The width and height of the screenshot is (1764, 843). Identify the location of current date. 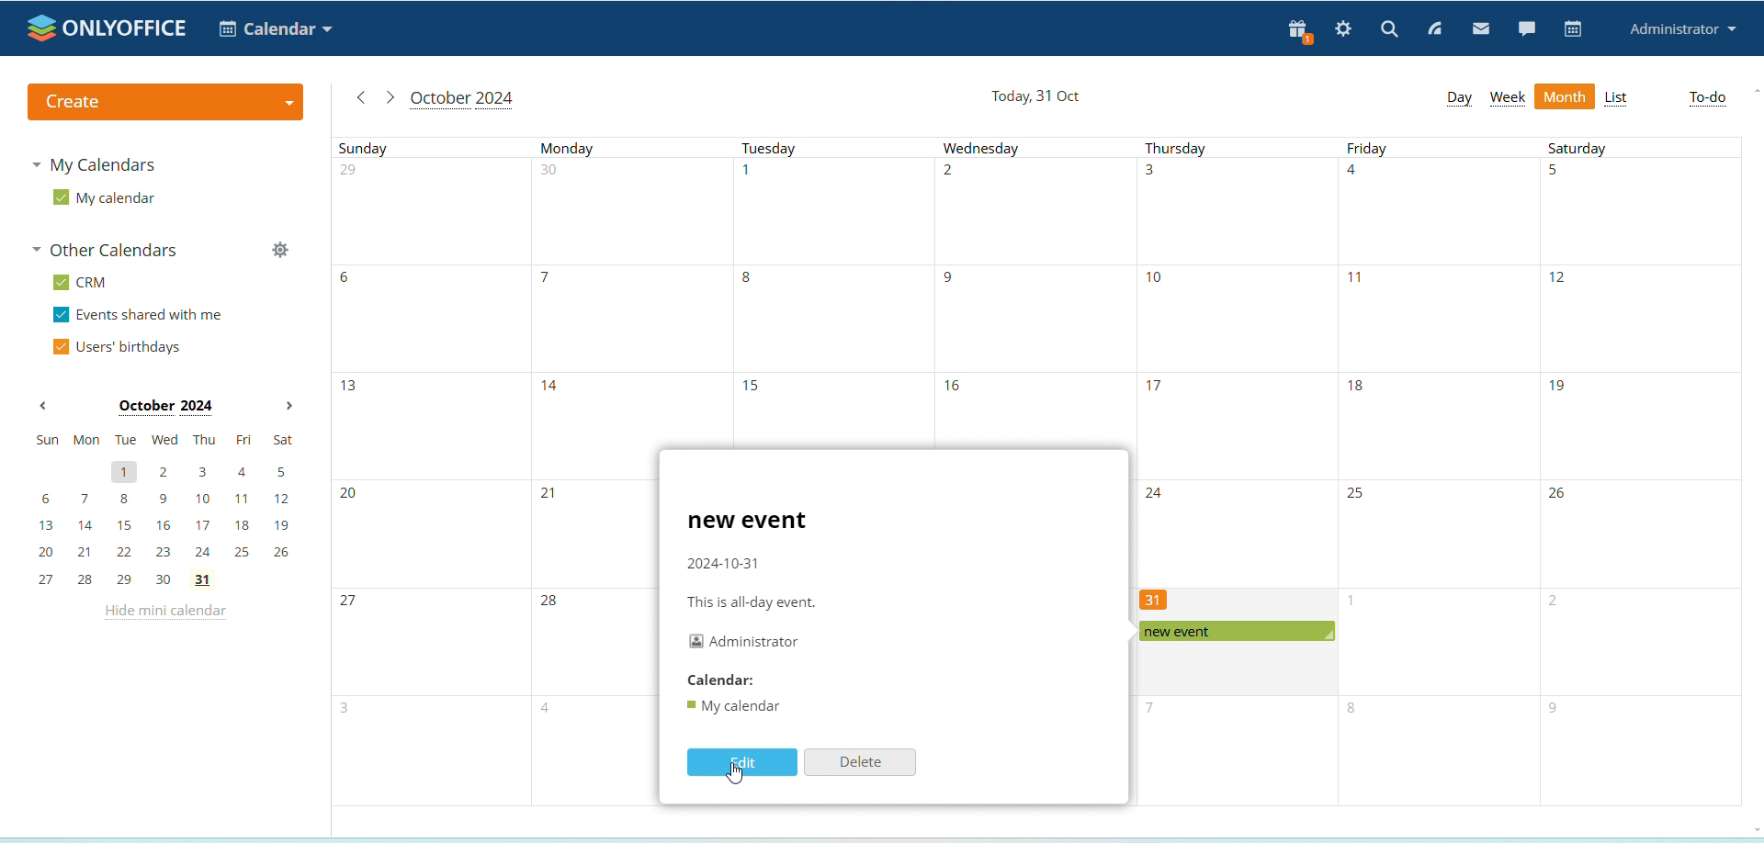
(1038, 97).